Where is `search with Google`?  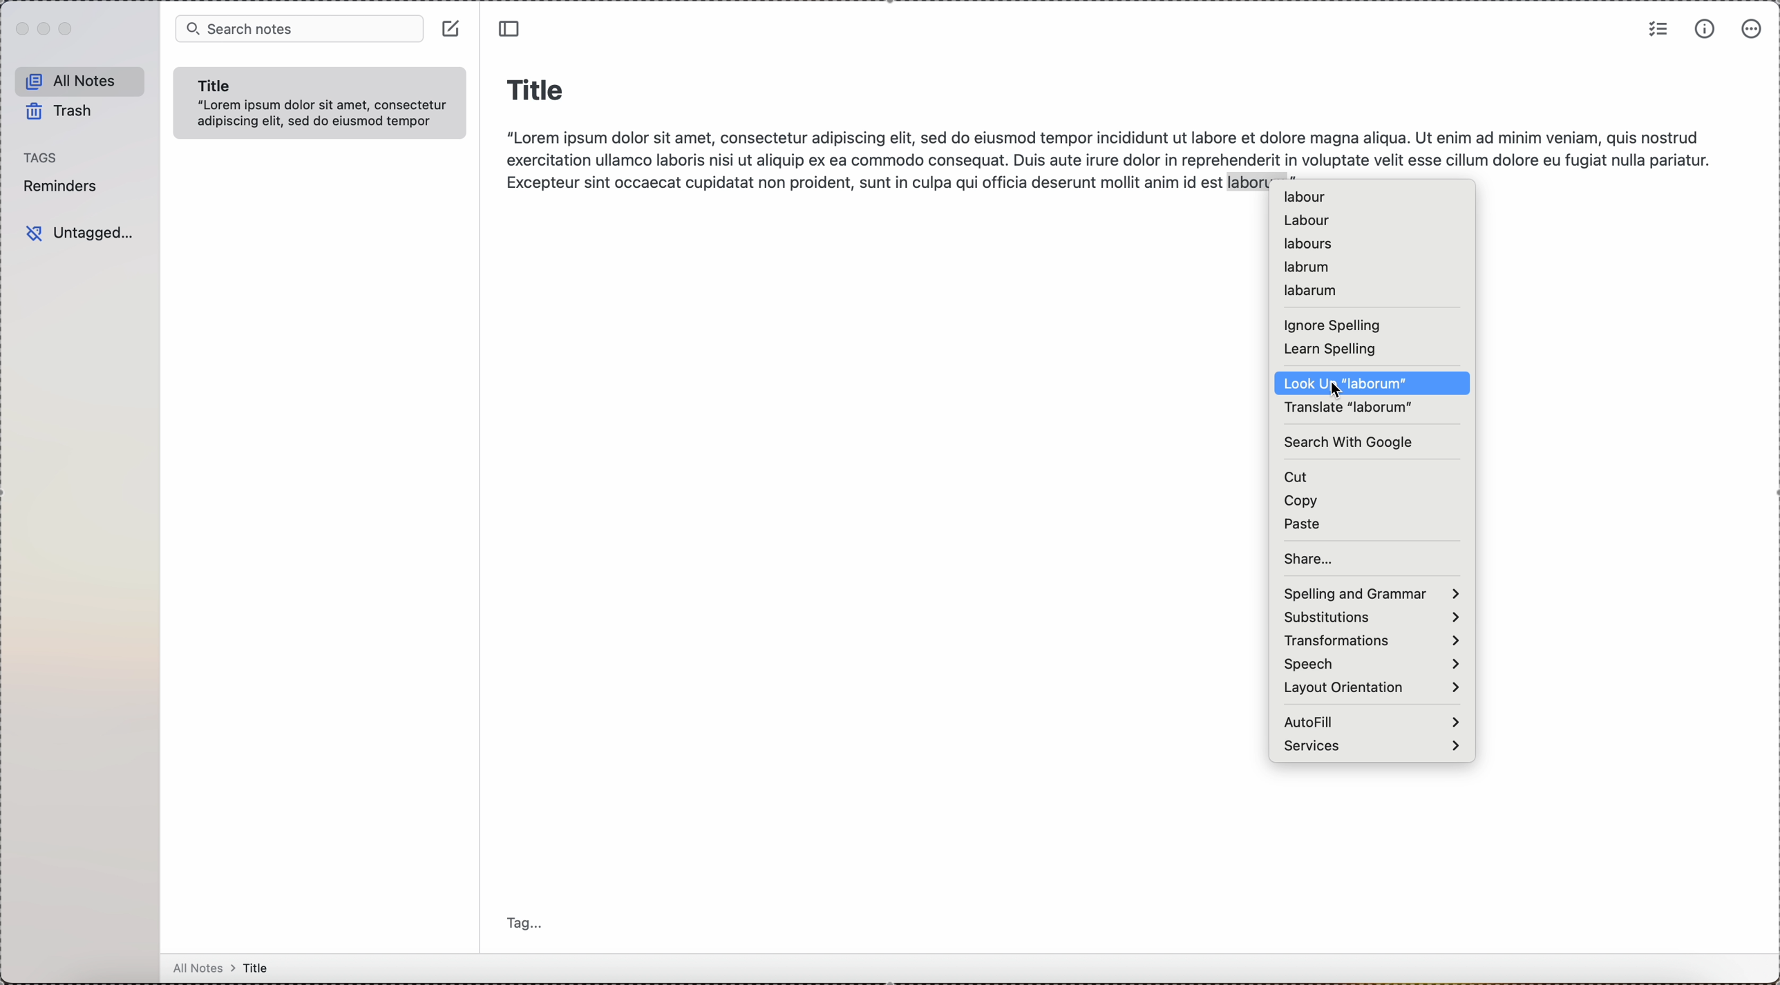 search with Google is located at coordinates (1349, 443).